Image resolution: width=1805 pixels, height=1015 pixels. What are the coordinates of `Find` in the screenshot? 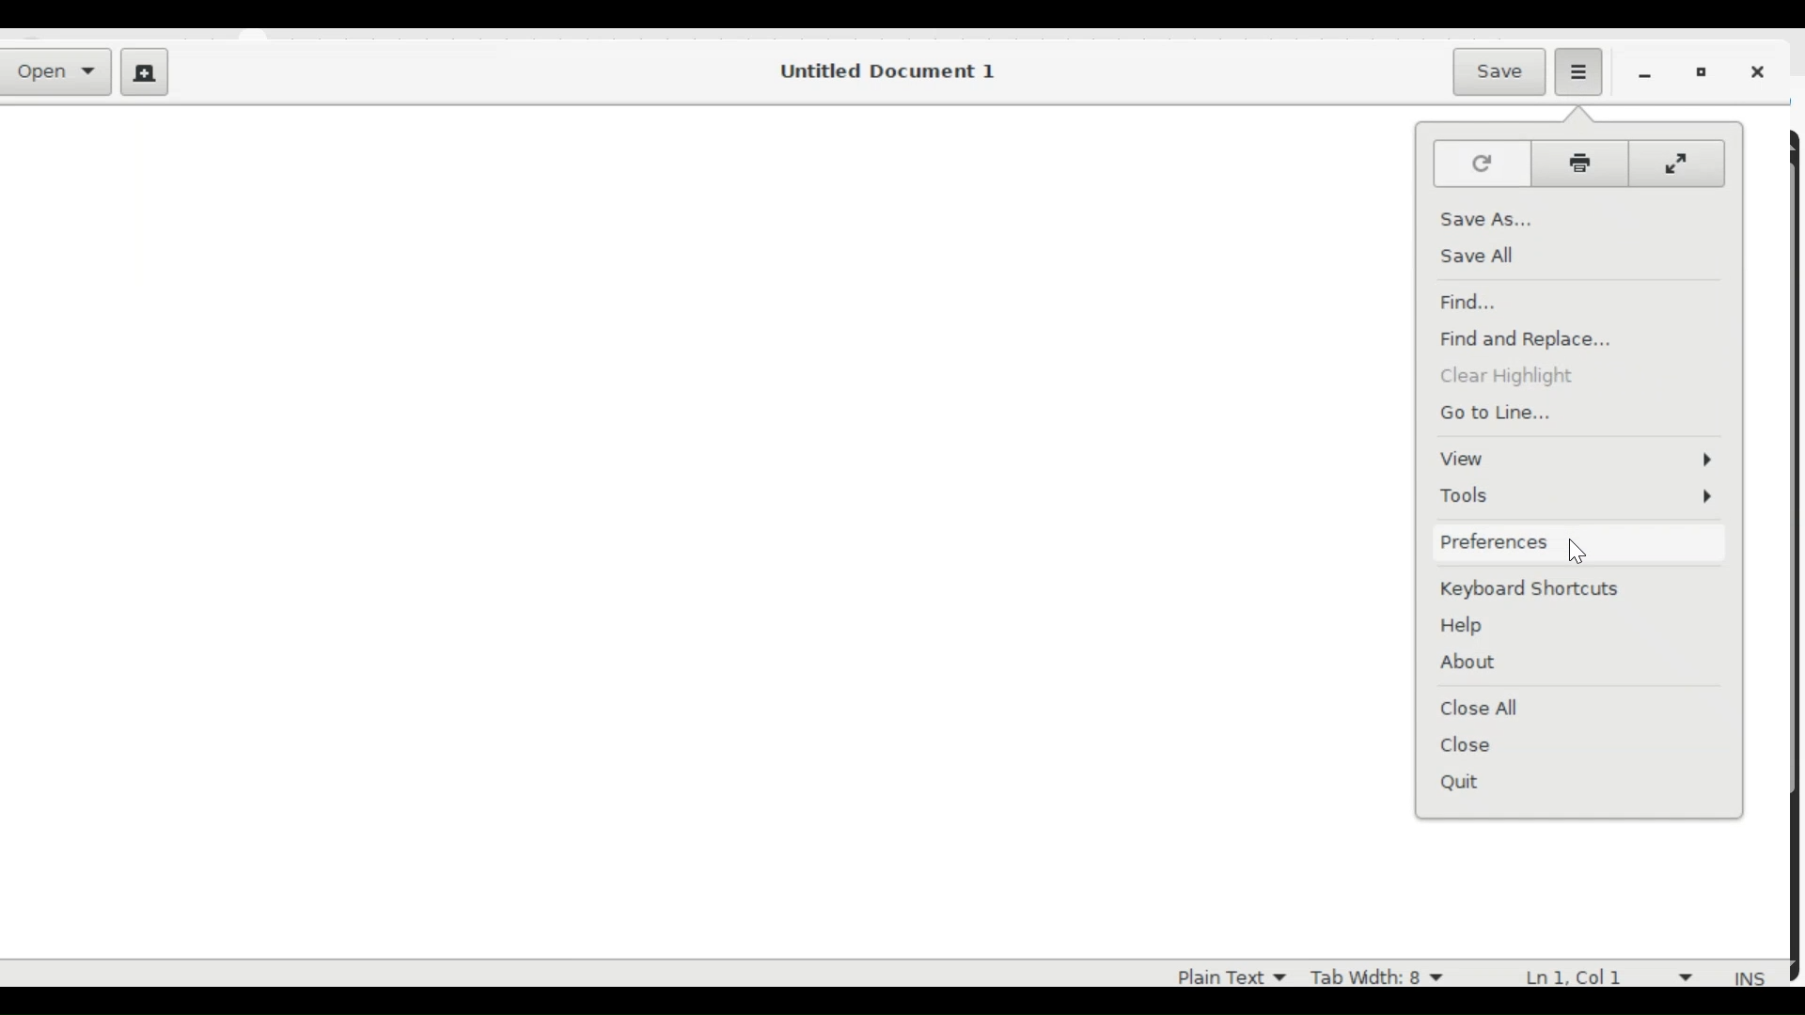 It's located at (1475, 303).